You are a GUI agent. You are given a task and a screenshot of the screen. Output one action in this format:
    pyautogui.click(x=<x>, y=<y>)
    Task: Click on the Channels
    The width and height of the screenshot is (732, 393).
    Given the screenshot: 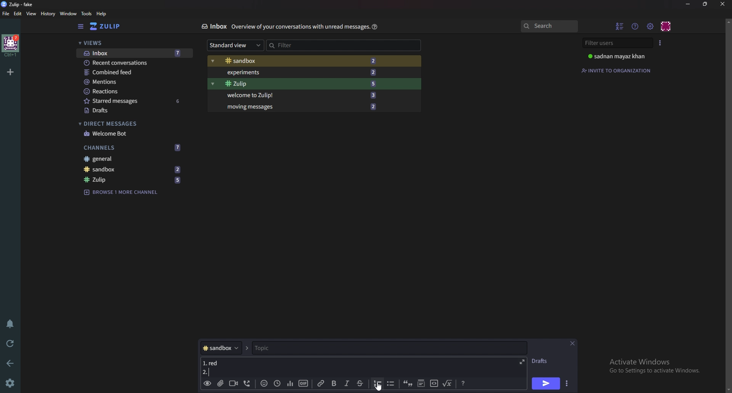 What is the action you would take?
    pyautogui.click(x=134, y=147)
    